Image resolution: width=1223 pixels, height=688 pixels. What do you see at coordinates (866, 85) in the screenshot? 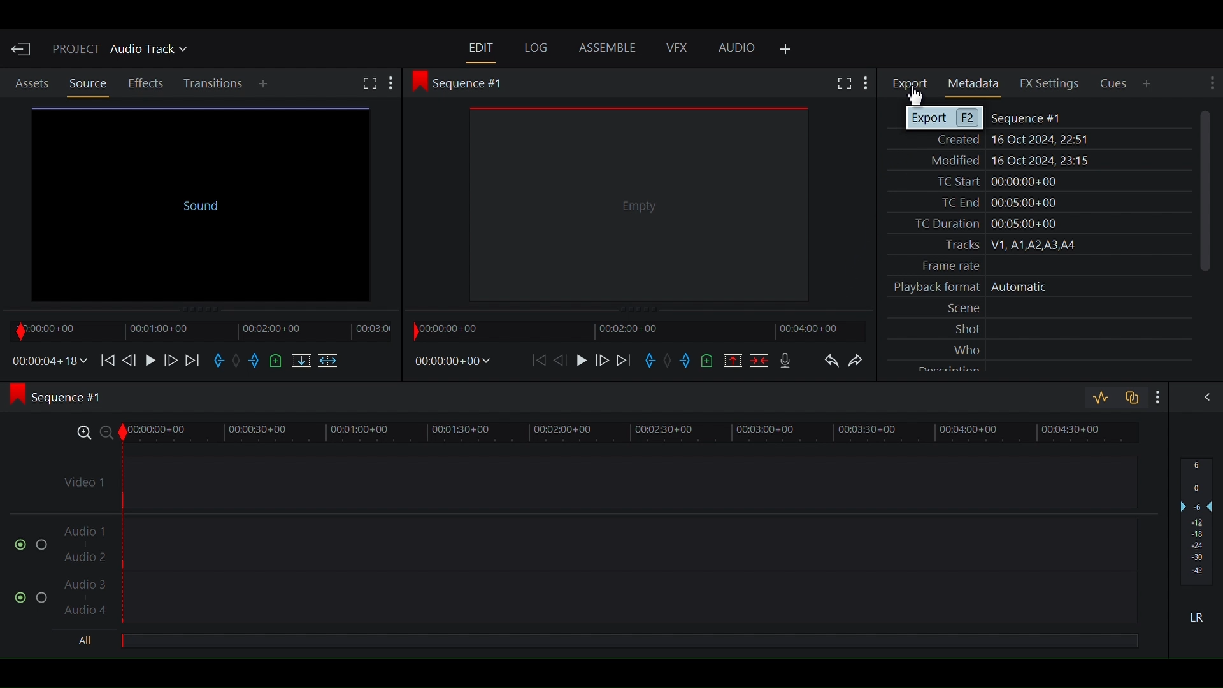
I see `Show Settings menu` at bounding box center [866, 85].